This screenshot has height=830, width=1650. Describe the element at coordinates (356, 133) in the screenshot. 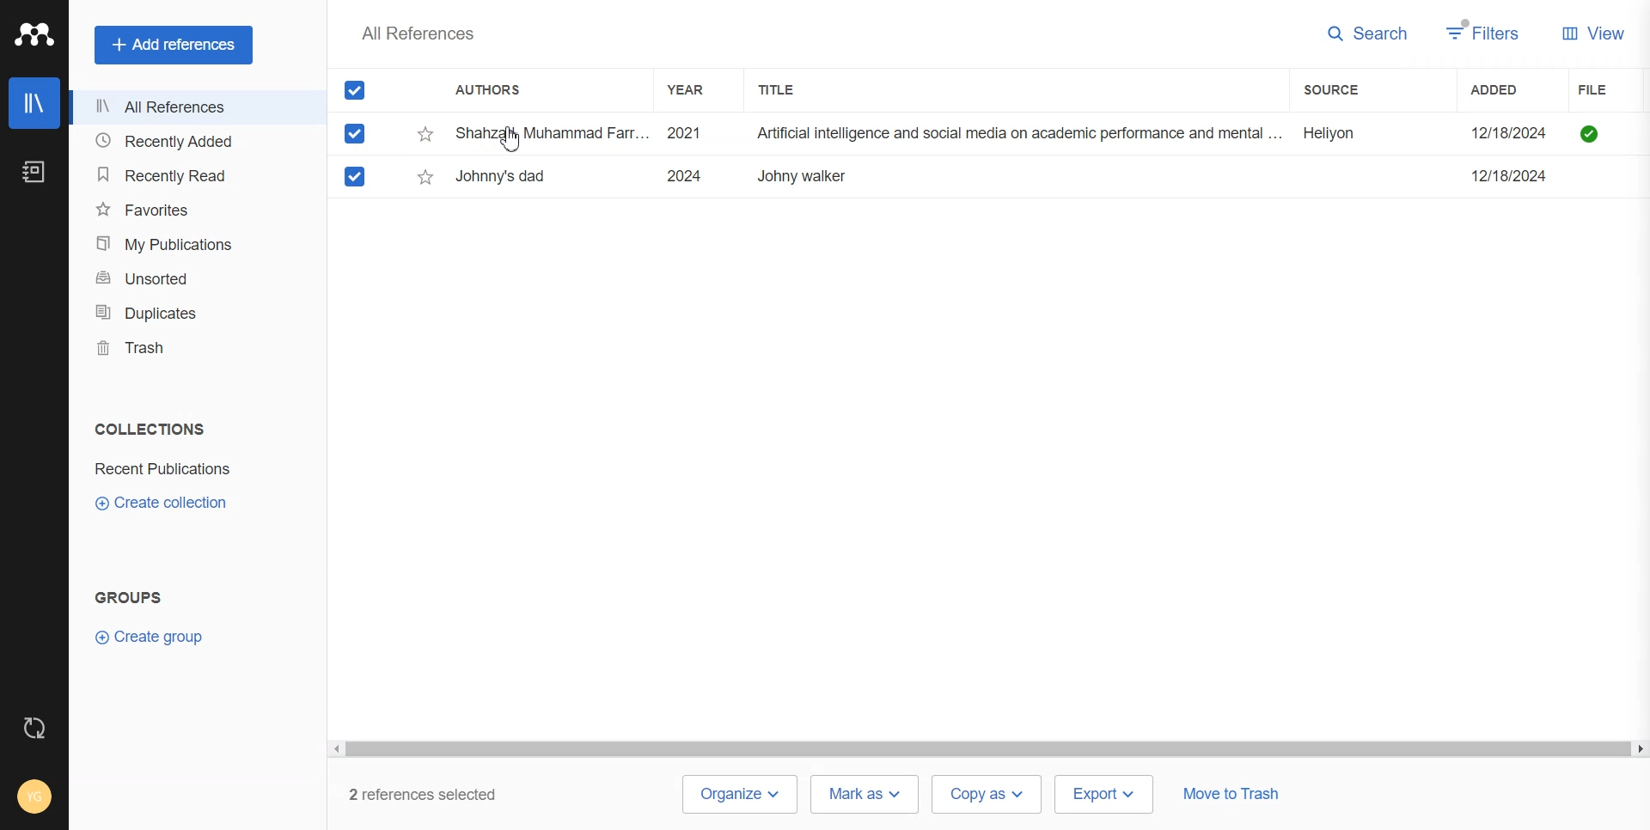

I see `Checked mark` at that location.